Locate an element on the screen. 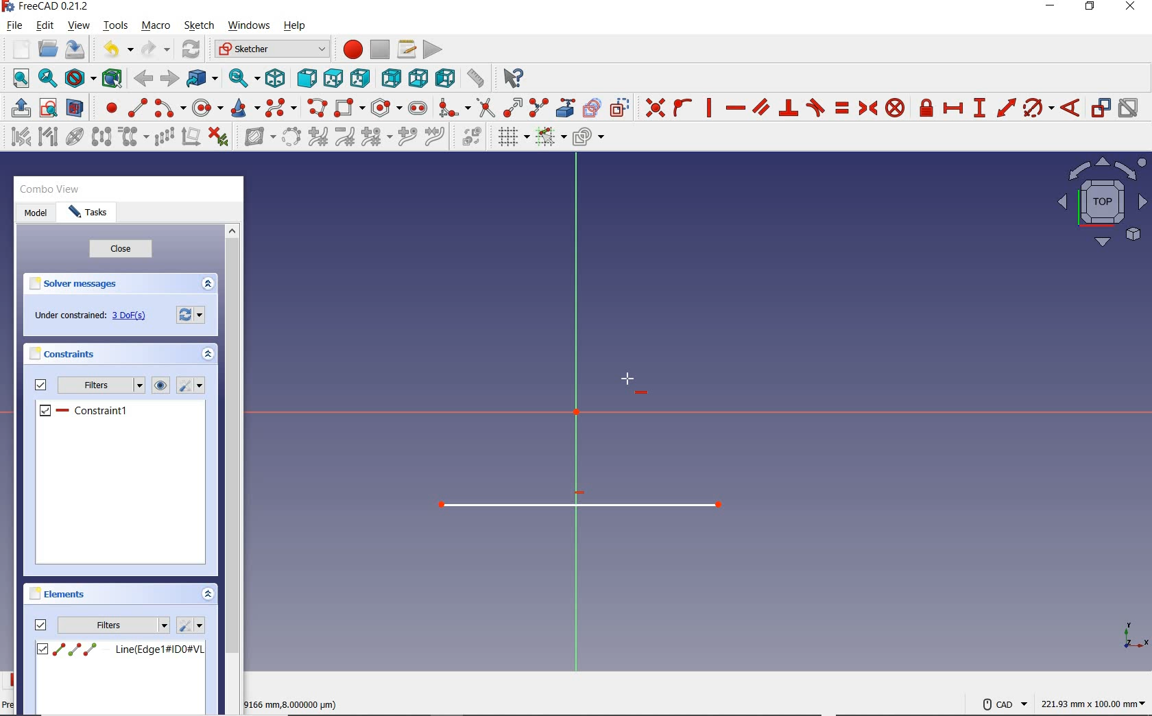 Image resolution: width=1152 pixels, height=716 pixels. FILE is located at coordinates (14, 26).